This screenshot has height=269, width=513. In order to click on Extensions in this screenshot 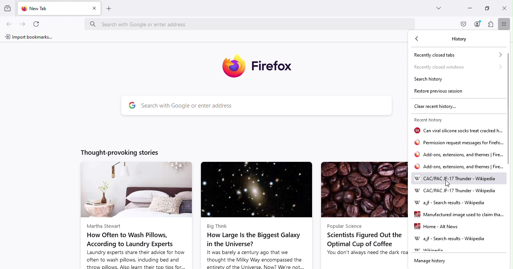, I will do `click(490, 25)`.